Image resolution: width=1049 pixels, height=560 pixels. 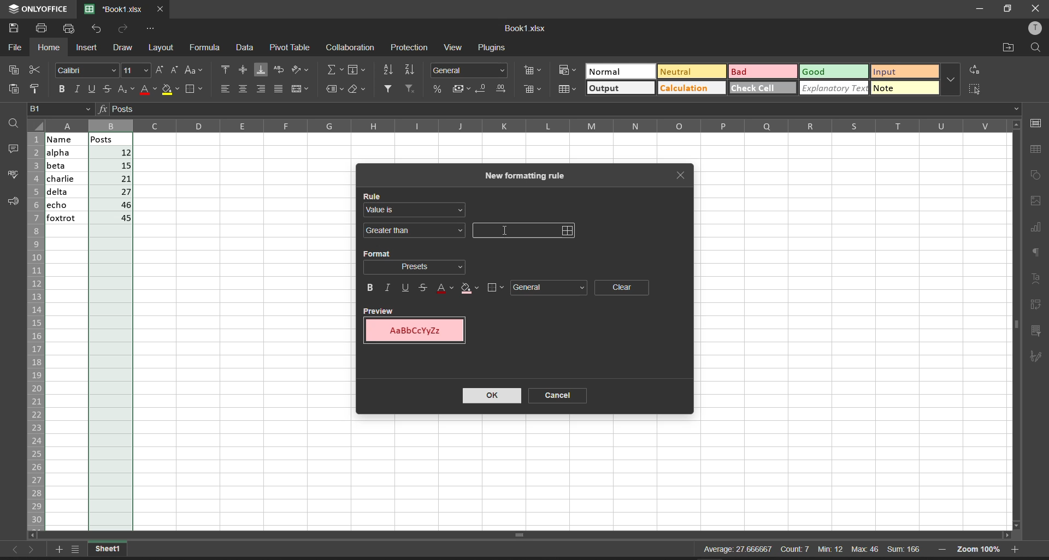 I want to click on plugins, so click(x=493, y=48).